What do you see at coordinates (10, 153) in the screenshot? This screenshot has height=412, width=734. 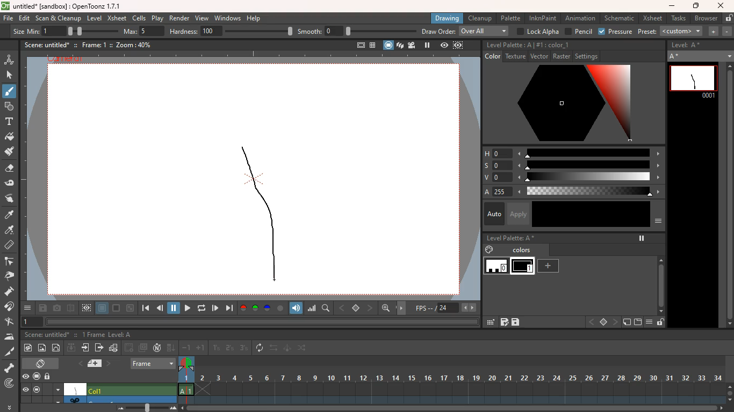 I see `paint` at bounding box center [10, 153].